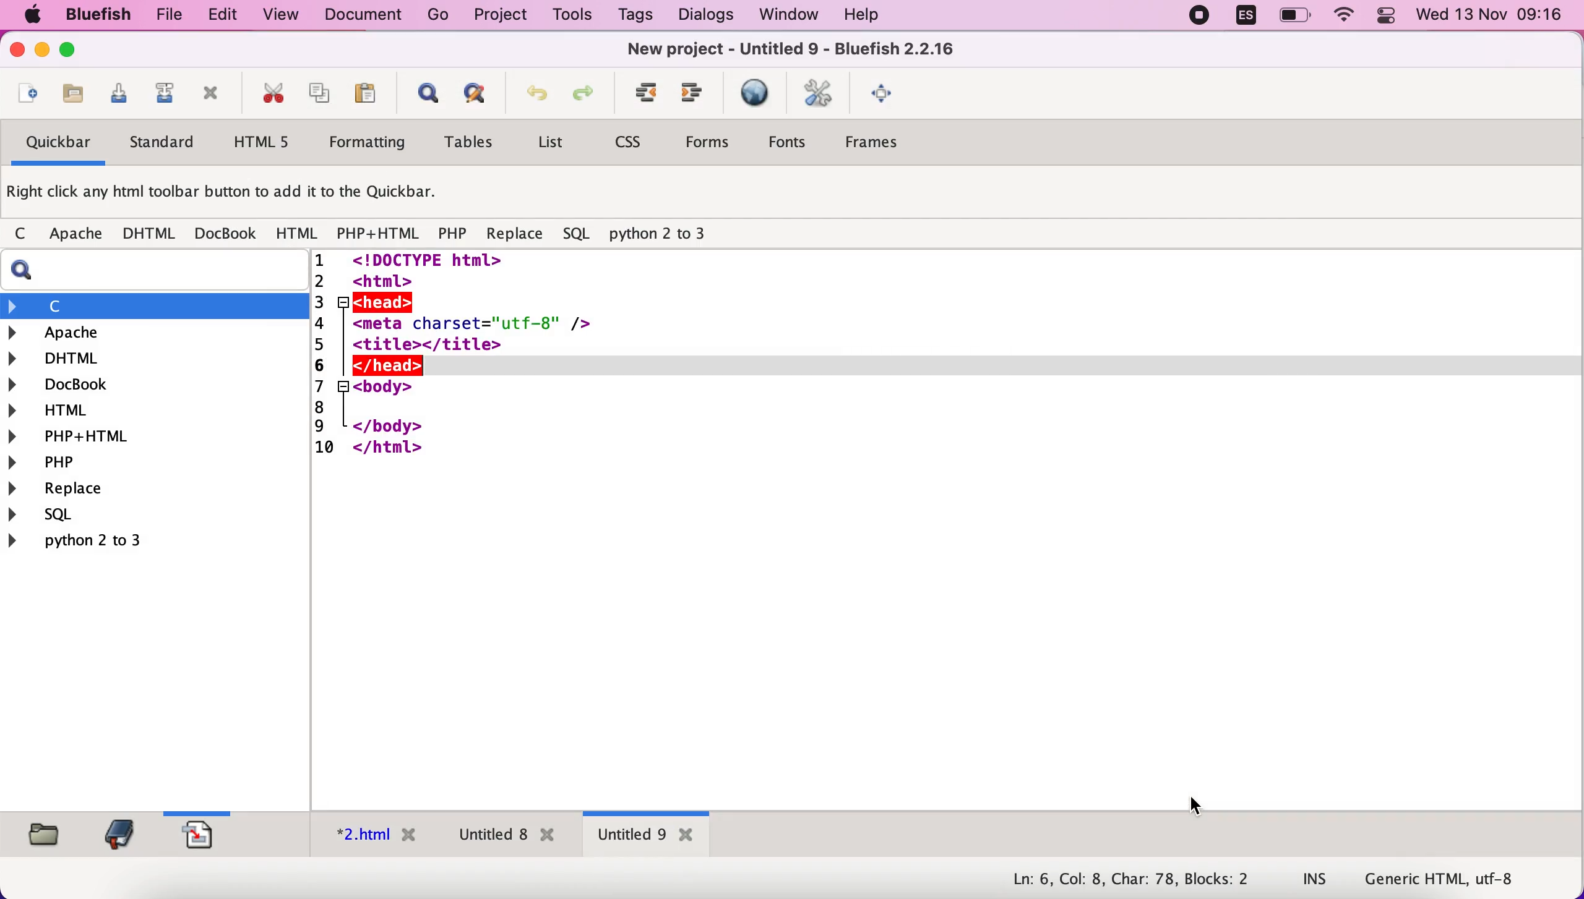 This screenshot has width=1584, height=899. I want to click on apache, so click(72, 234).